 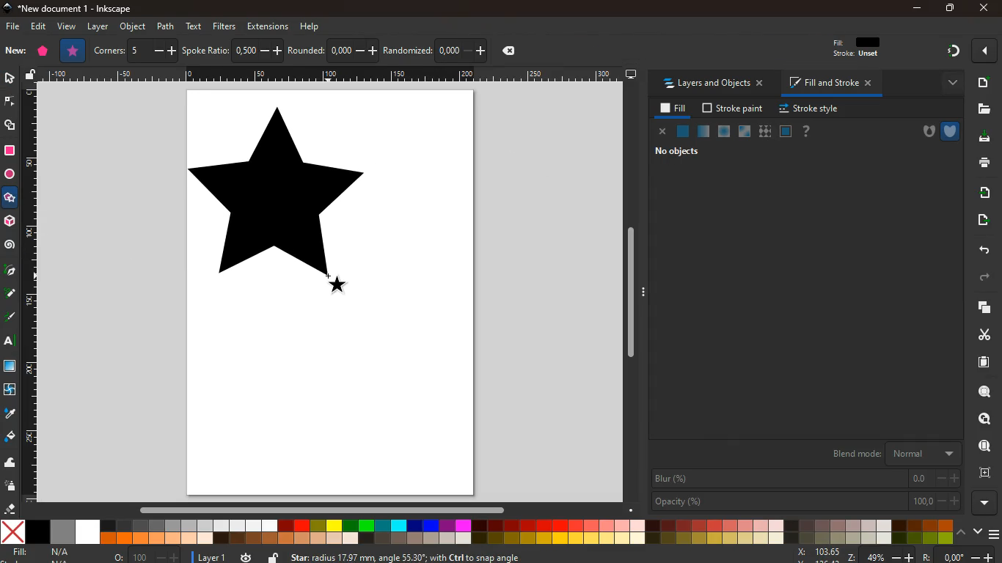 I want to click on stroke paint, so click(x=734, y=107).